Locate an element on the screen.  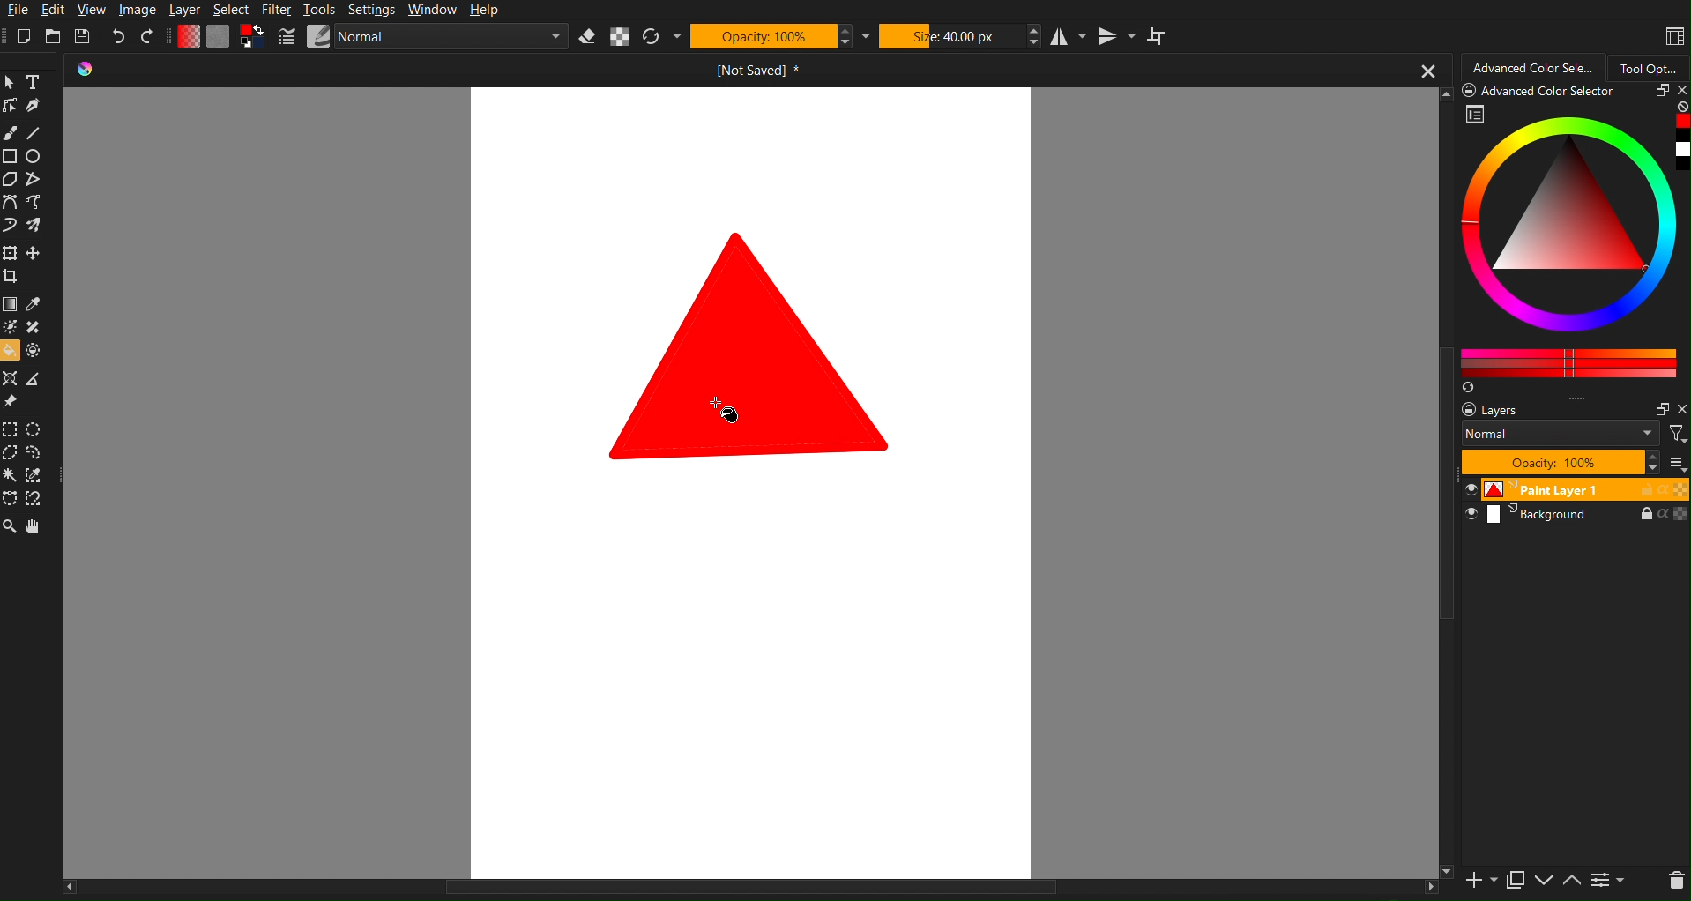
blend mode is located at coordinates (1563, 436).